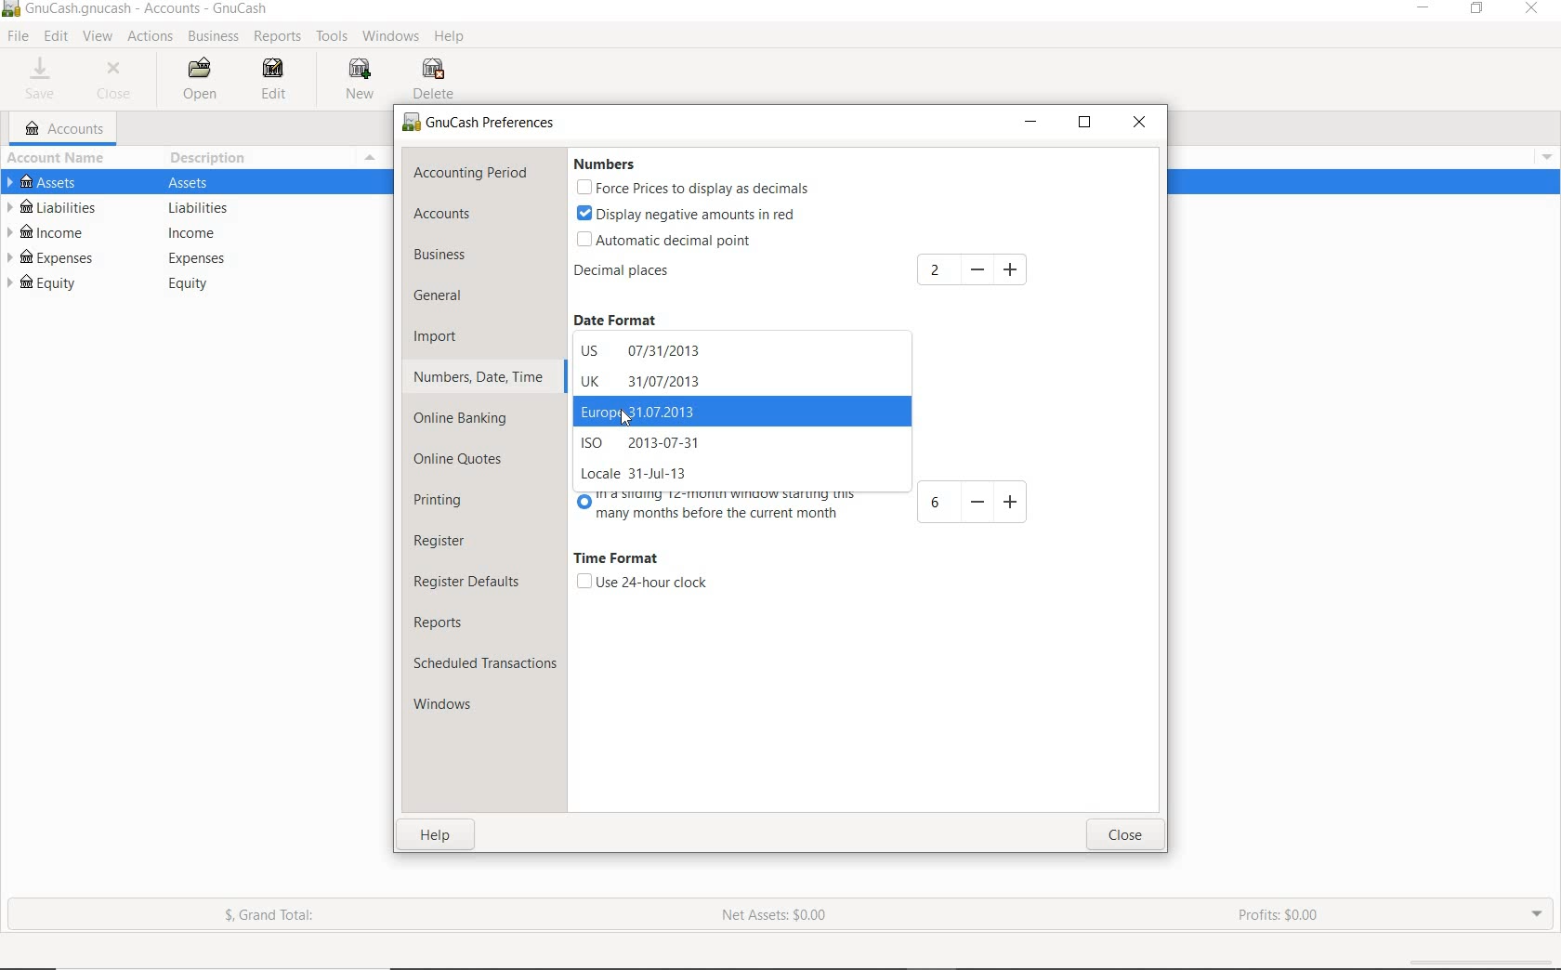 The height and width of the screenshot is (970, 1561). What do you see at coordinates (56, 36) in the screenshot?
I see `EDIT` at bounding box center [56, 36].